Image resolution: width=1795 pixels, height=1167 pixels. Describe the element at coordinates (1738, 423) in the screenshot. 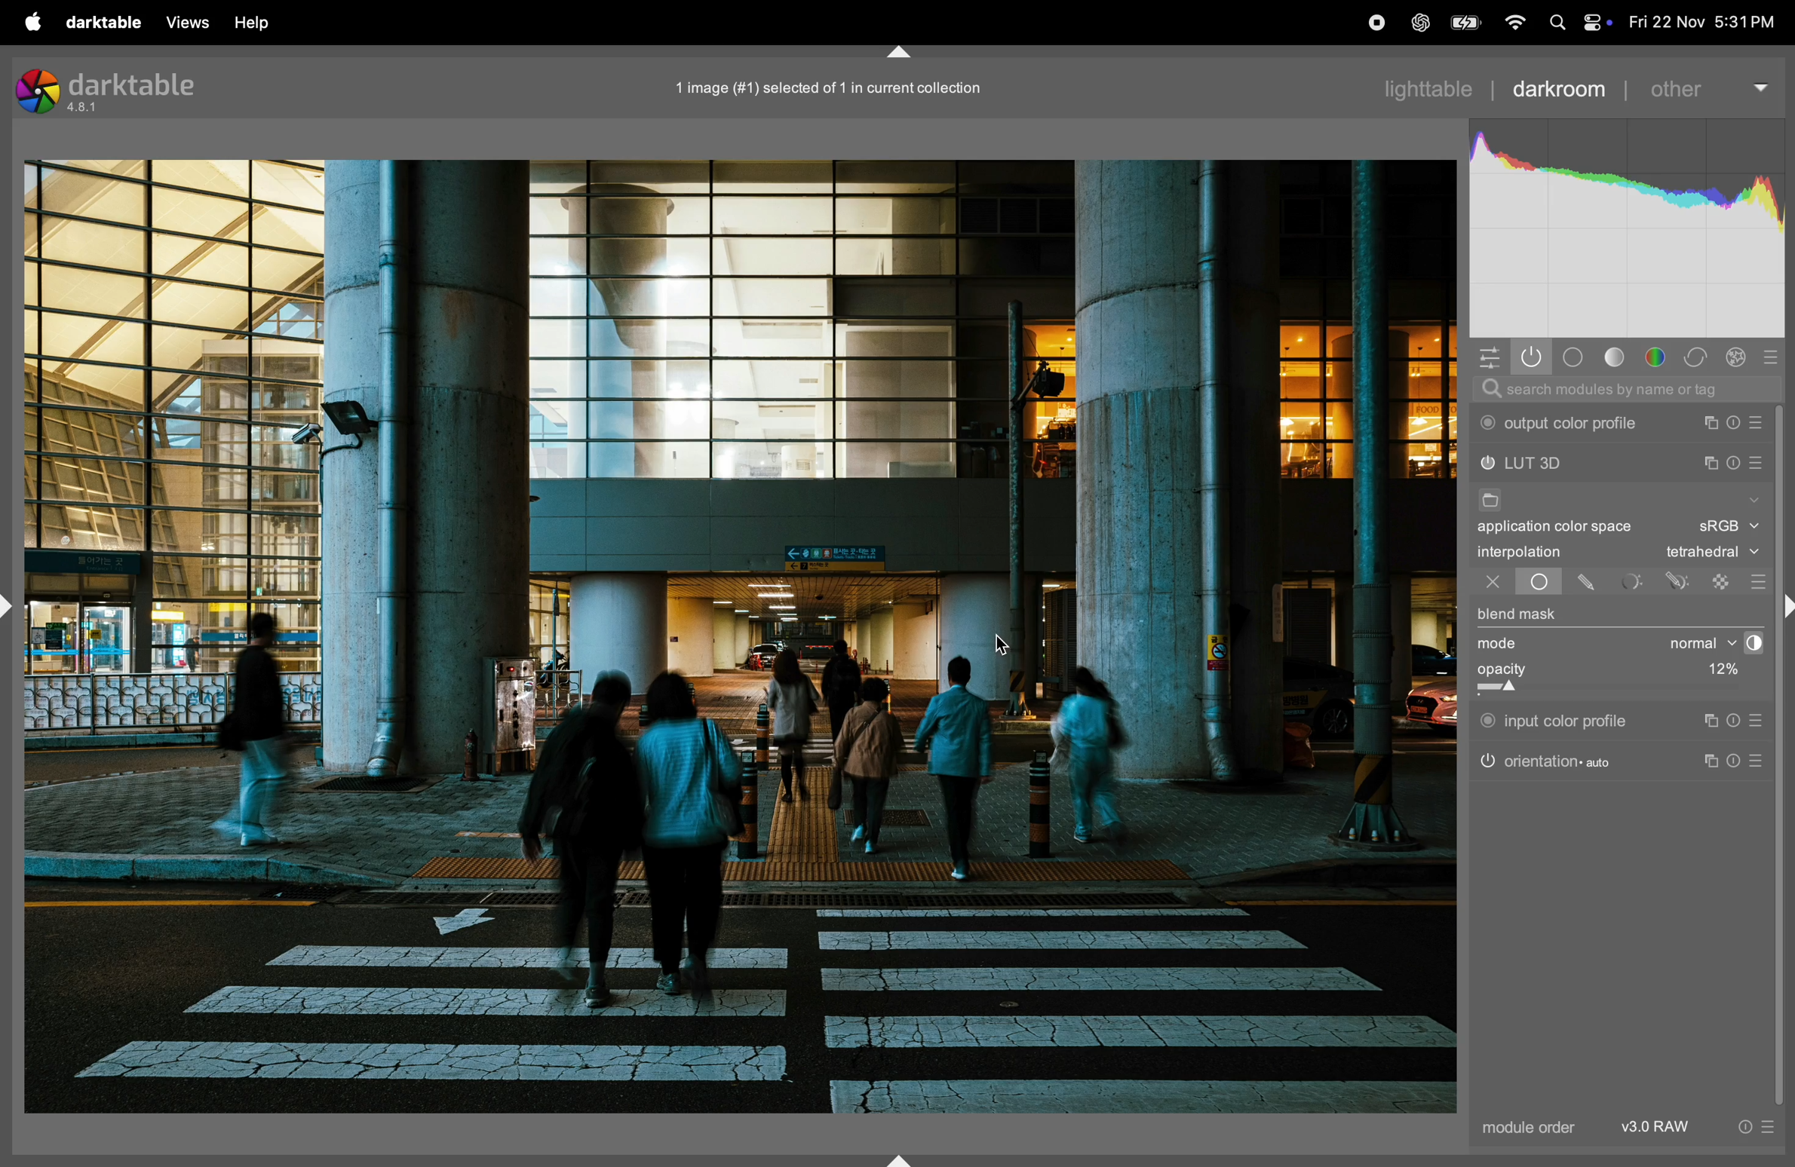

I see `reset parameters` at that location.